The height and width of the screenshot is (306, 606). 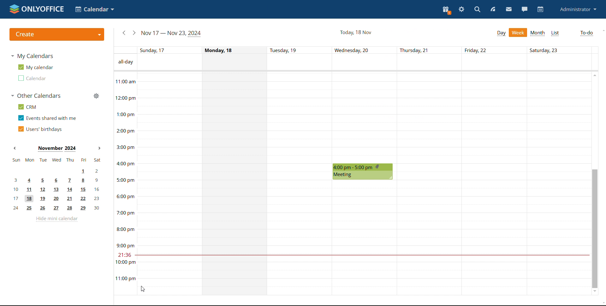 What do you see at coordinates (47, 118) in the screenshot?
I see `events shared with me` at bounding box center [47, 118].